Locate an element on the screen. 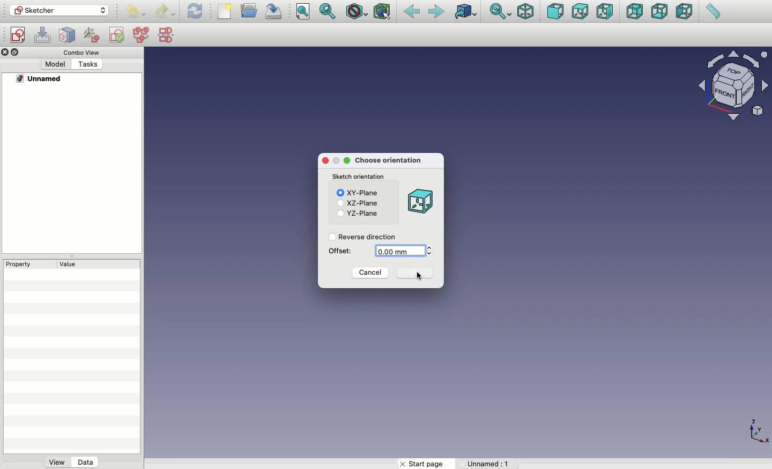 The image size is (772, 469). Maximize is located at coordinates (336, 161).